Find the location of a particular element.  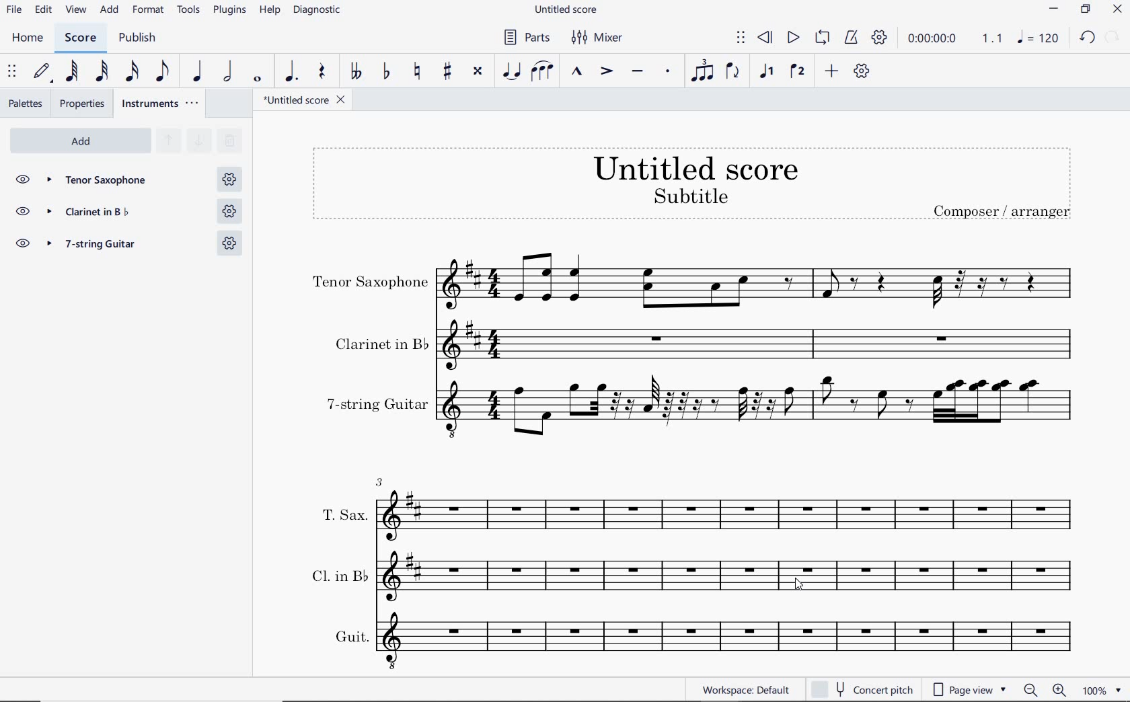

FILE is located at coordinates (14, 9).